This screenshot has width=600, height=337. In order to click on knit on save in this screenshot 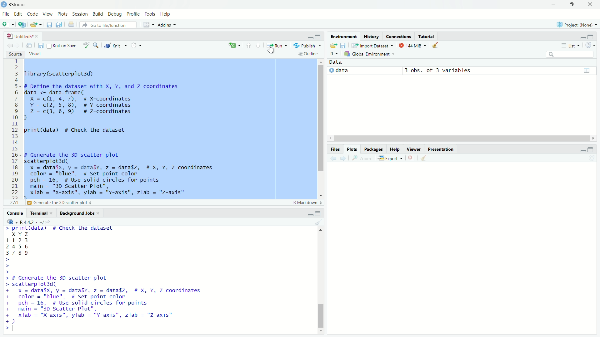, I will do `click(61, 46)`.